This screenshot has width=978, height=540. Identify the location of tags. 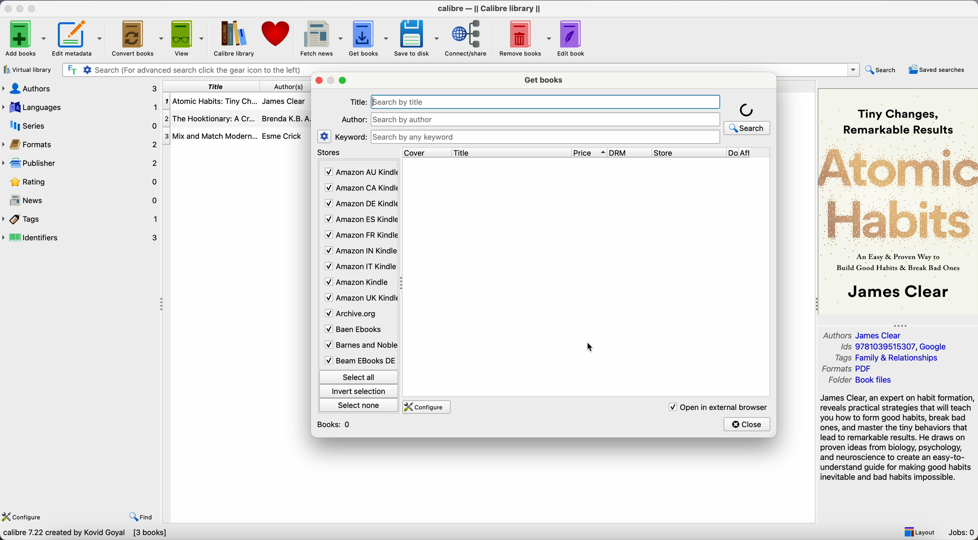
(81, 219).